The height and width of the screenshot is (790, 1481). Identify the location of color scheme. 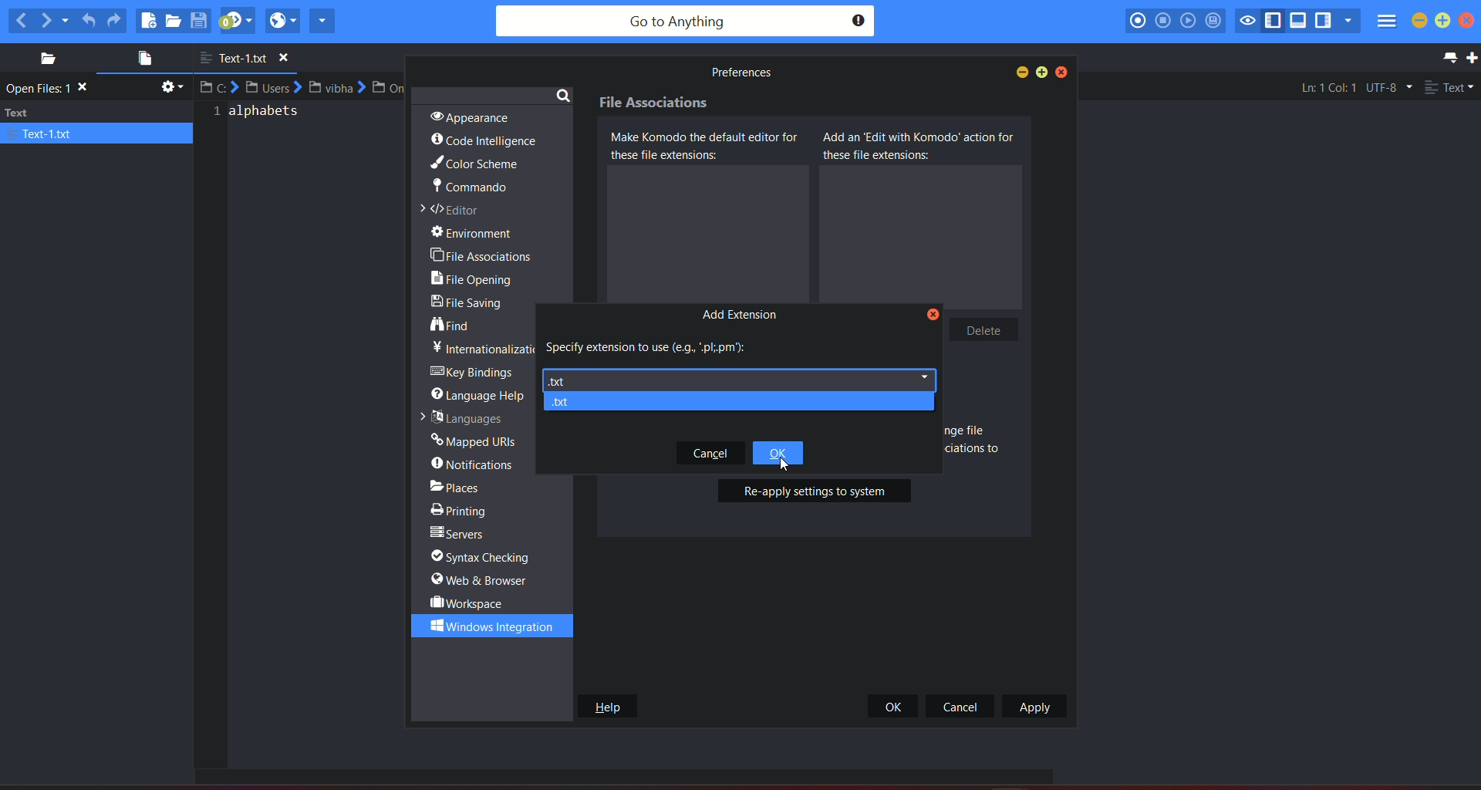
(473, 165).